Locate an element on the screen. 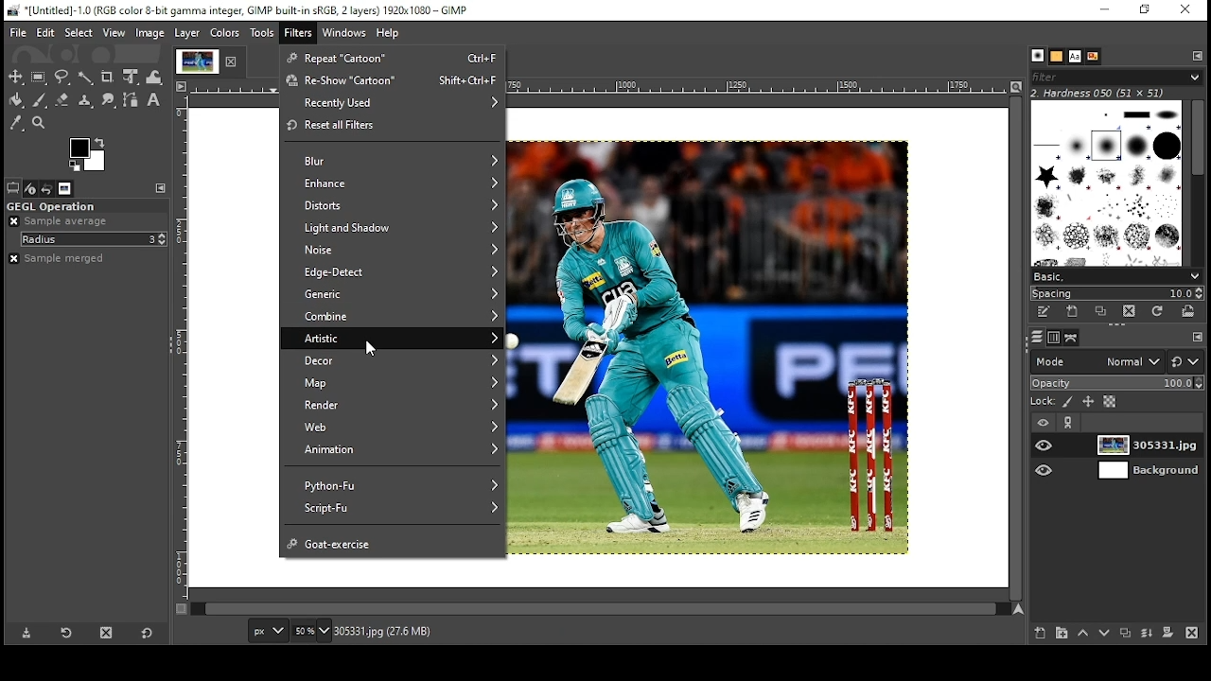 This screenshot has height=681, width=1211. free selection tool is located at coordinates (63, 77).